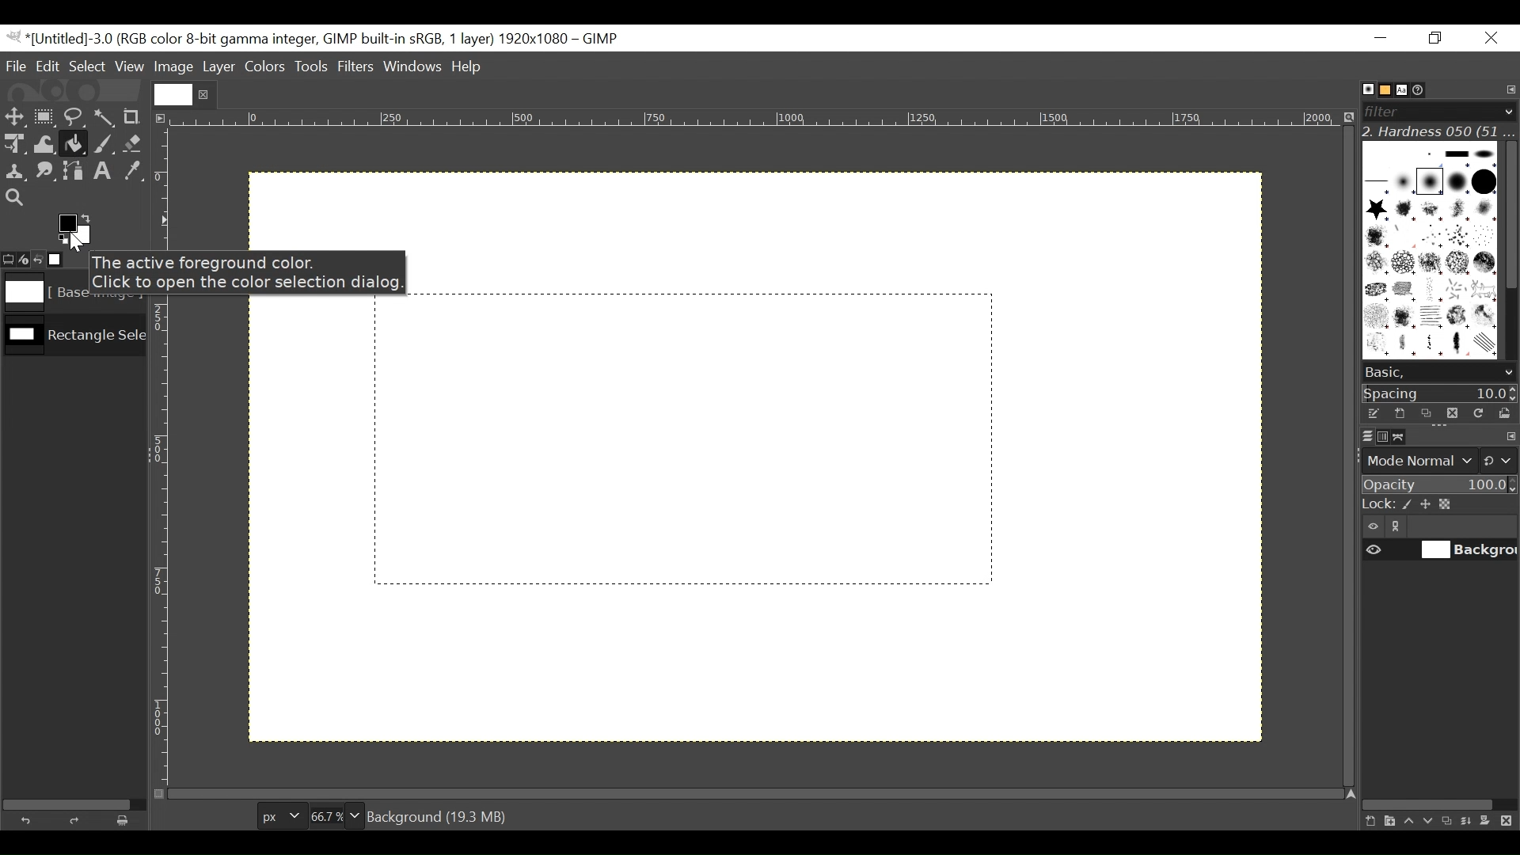 Image resolution: width=1520 pixels, height=855 pixels. Describe the element at coordinates (13, 143) in the screenshot. I see `Unified Transform Tool` at that location.